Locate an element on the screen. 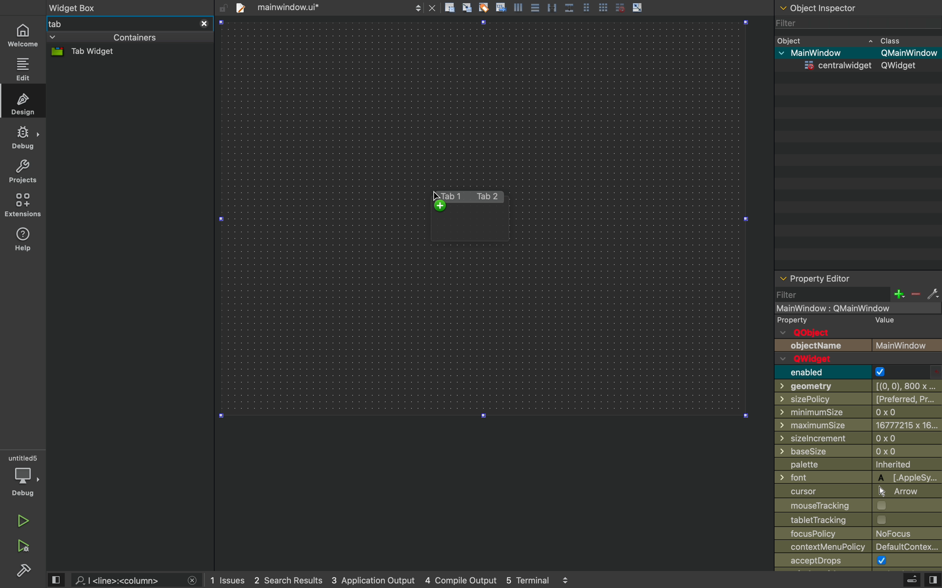 Image resolution: width=942 pixels, height=588 pixels. filter is located at coordinates (849, 23).